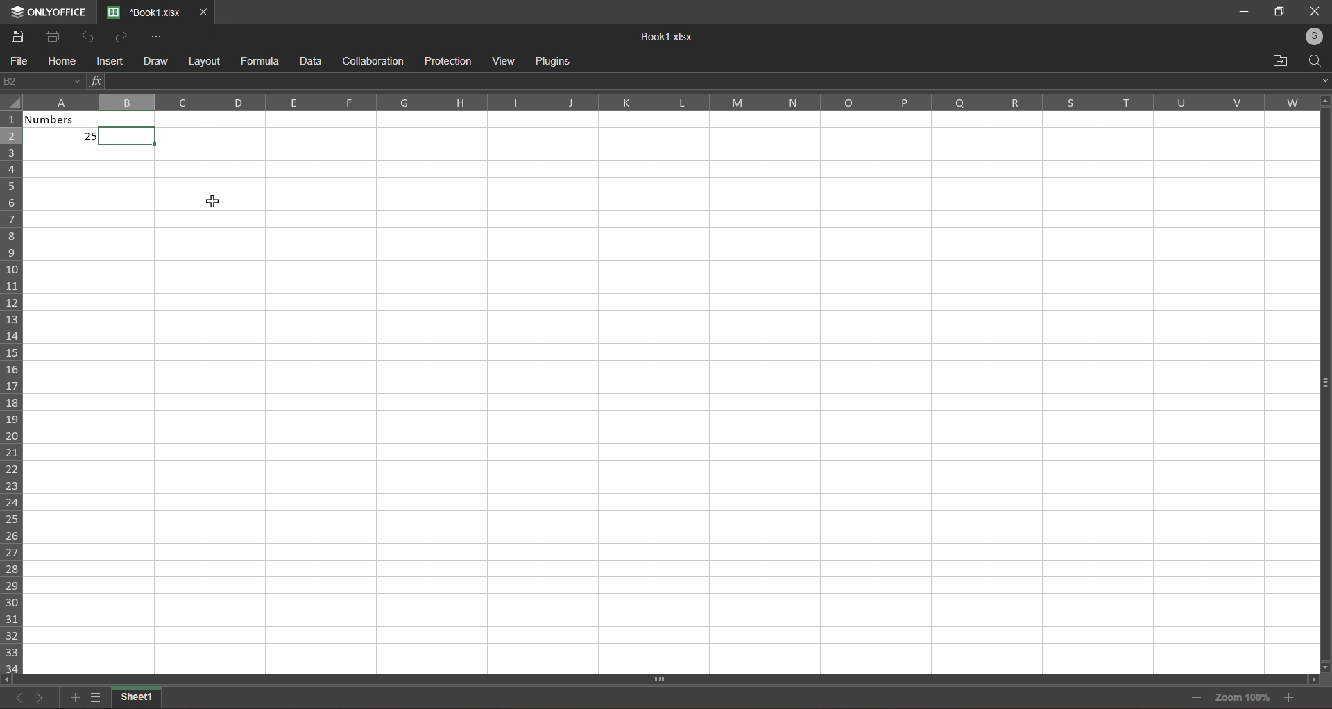 Image resolution: width=1332 pixels, height=709 pixels. Describe the element at coordinates (12, 391) in the screenshot. I see `row labels` at that location.